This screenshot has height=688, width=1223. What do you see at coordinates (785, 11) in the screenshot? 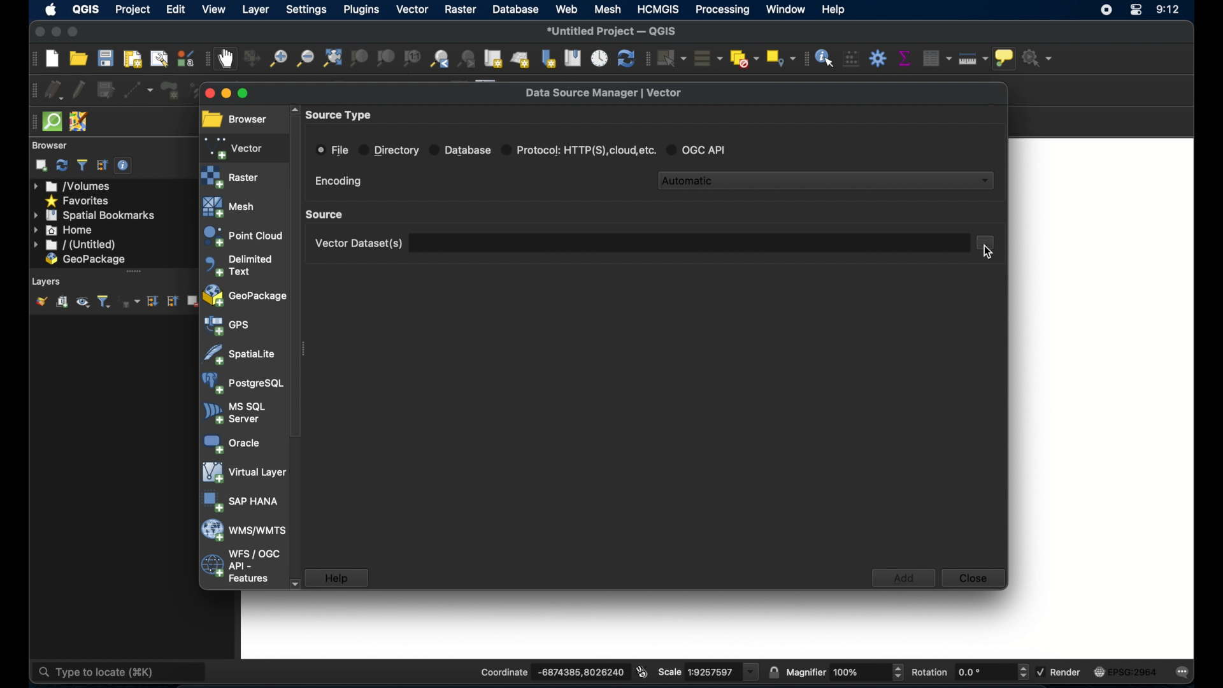
I see `window` at bounding box center [785, 11].